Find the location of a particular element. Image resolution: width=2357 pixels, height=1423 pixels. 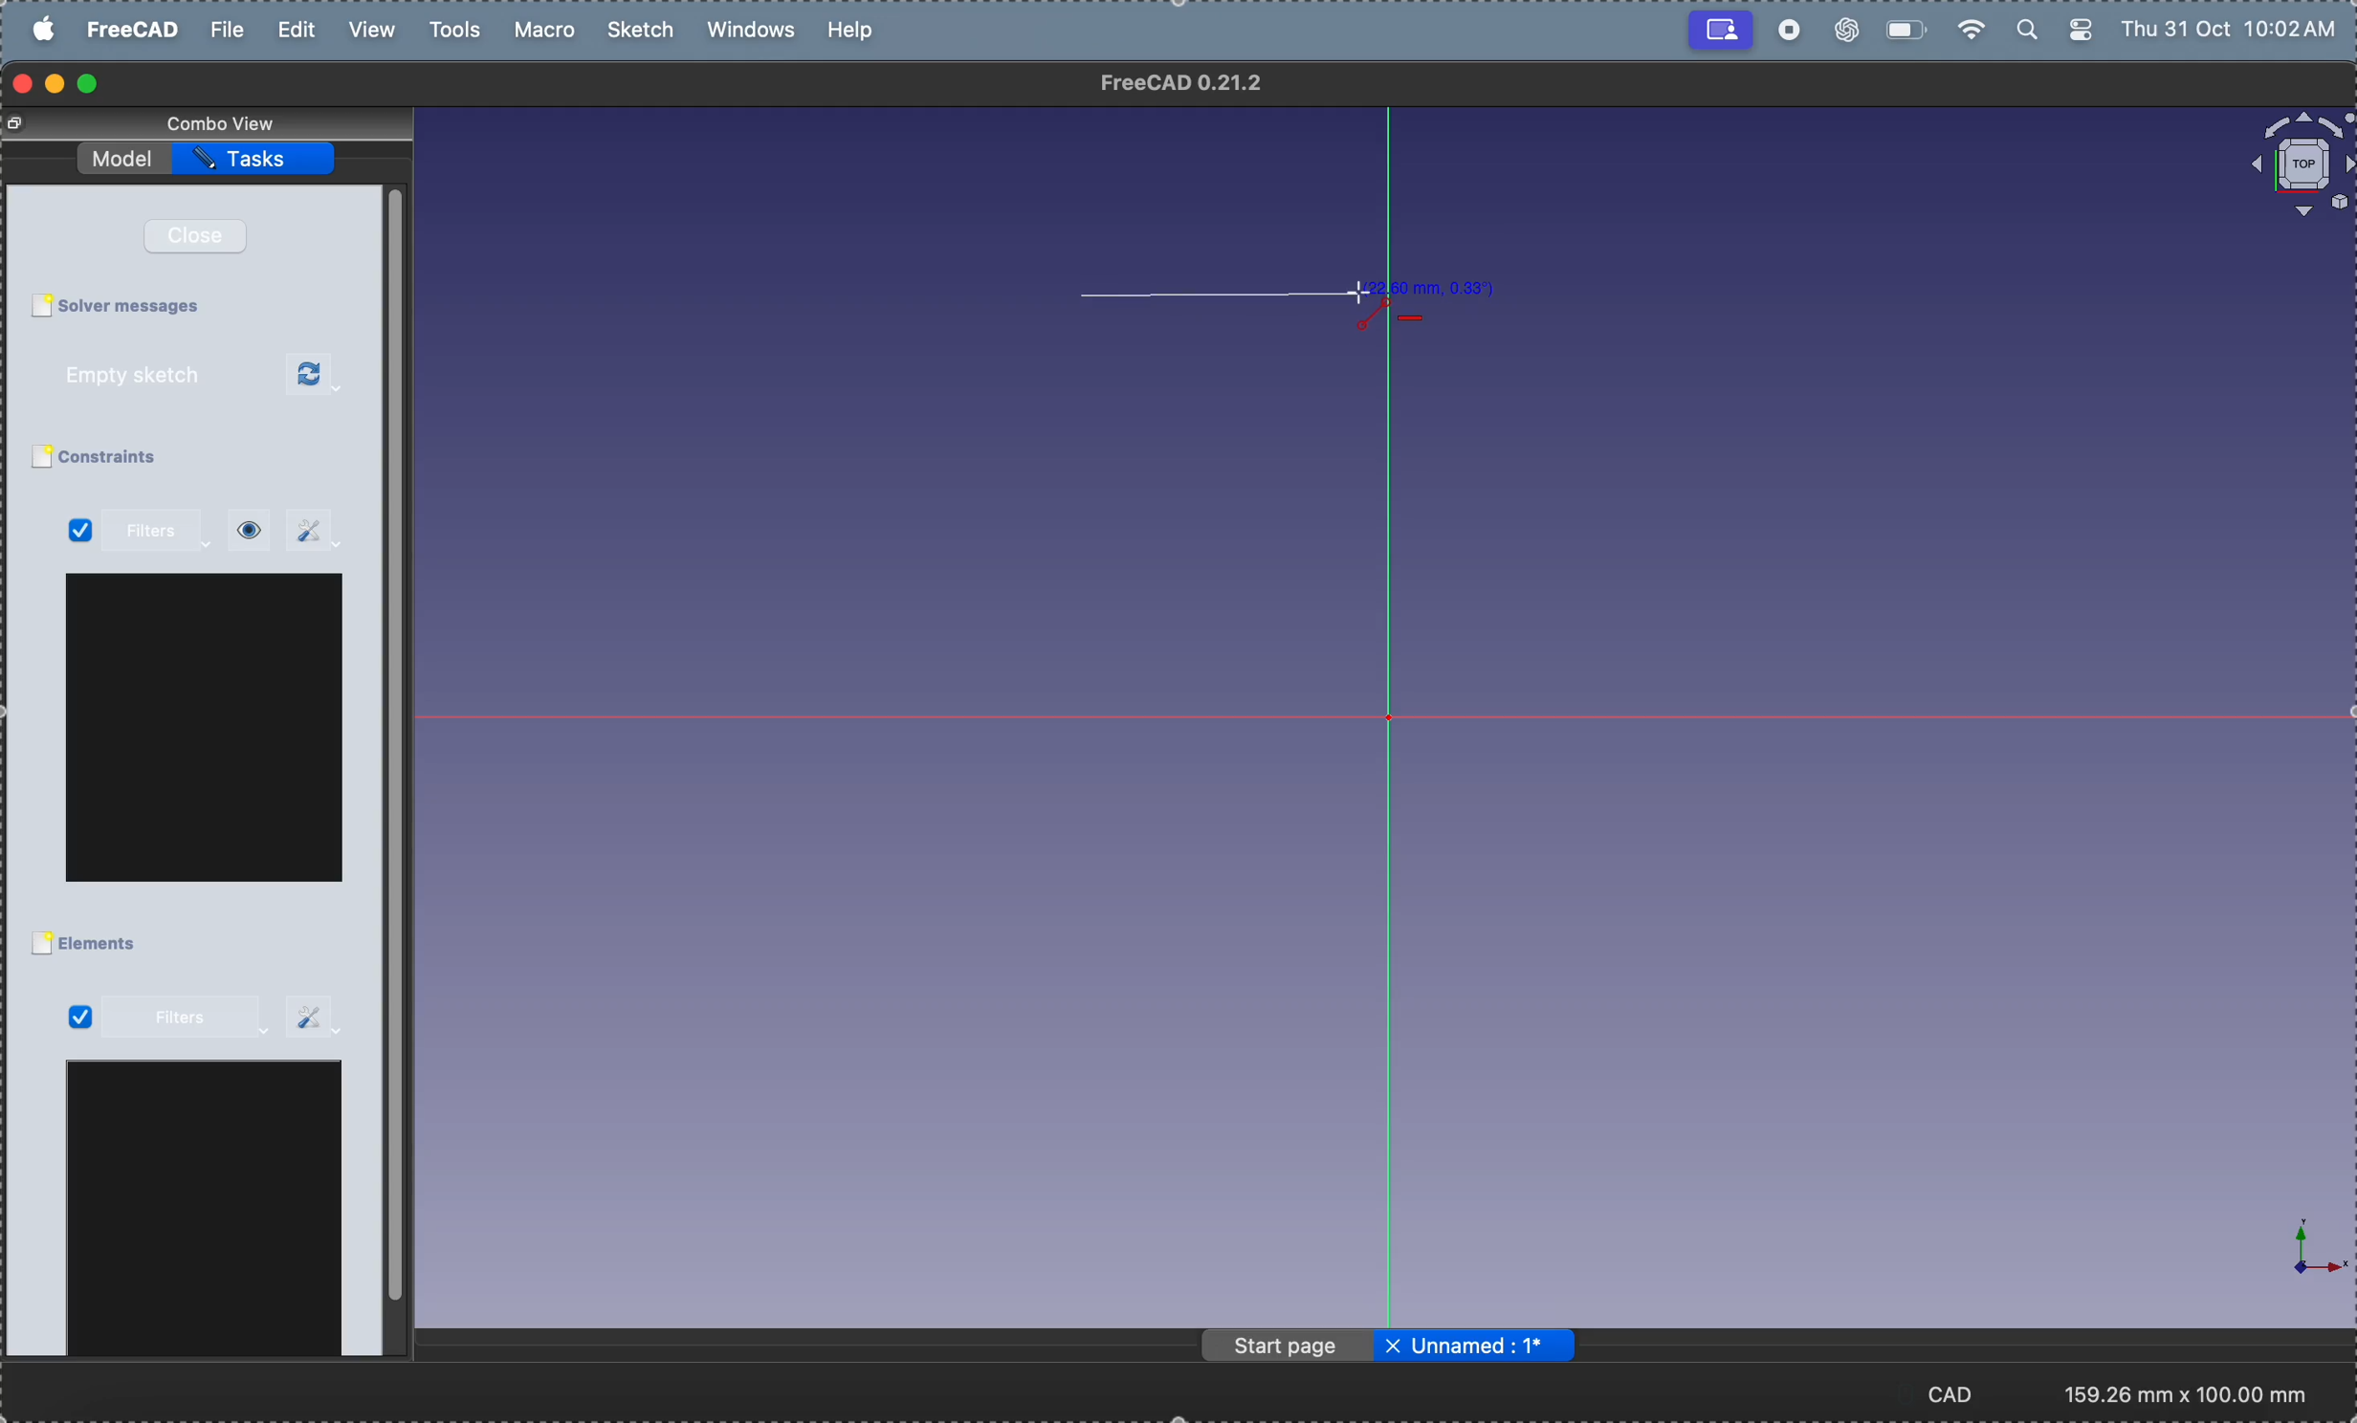

help is located at coordinates (853, 29).